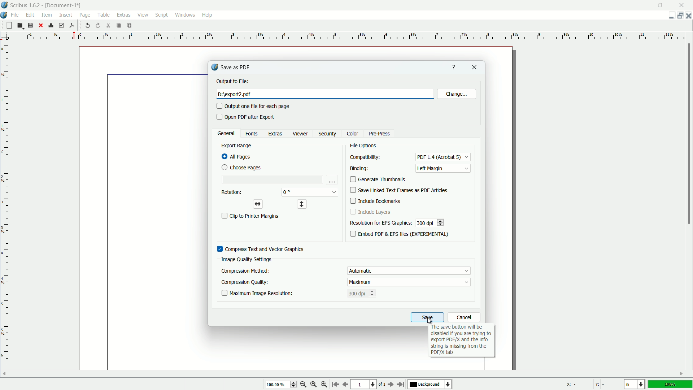 This screenshot has height=390, width=693. Describe the element at coordinates (287, 192) in the screenshot. I see `0 degree` at that location.